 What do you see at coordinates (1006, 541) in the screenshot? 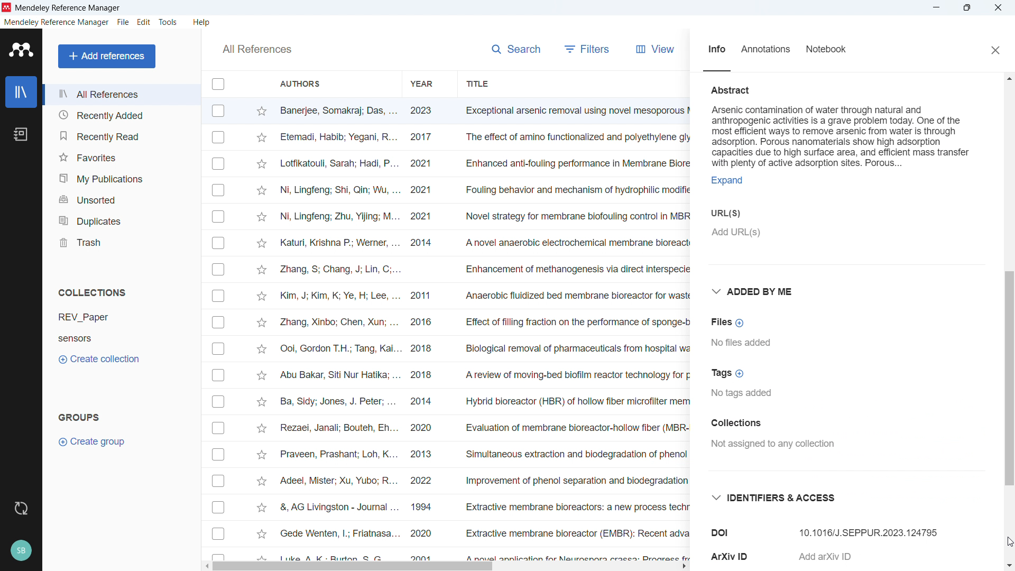
I see `cursor movement` at bounding box center [1006, 541].